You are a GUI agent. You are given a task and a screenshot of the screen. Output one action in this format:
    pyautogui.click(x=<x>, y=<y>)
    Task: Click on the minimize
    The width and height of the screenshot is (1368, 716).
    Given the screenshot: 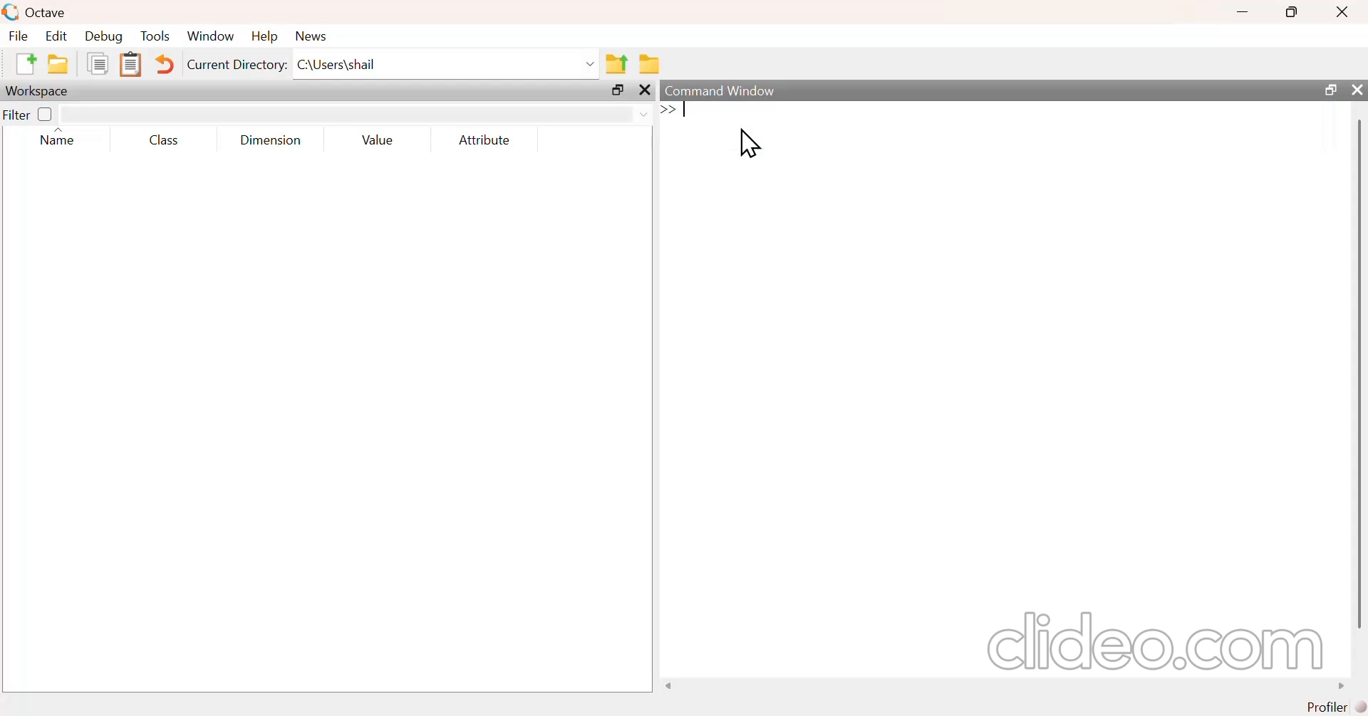 What is the action you would take?
    pyautogui.click(x=1242, y=12)
    